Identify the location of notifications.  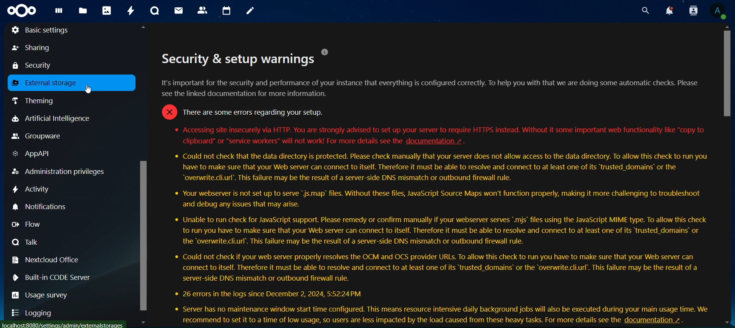
(39, 207).